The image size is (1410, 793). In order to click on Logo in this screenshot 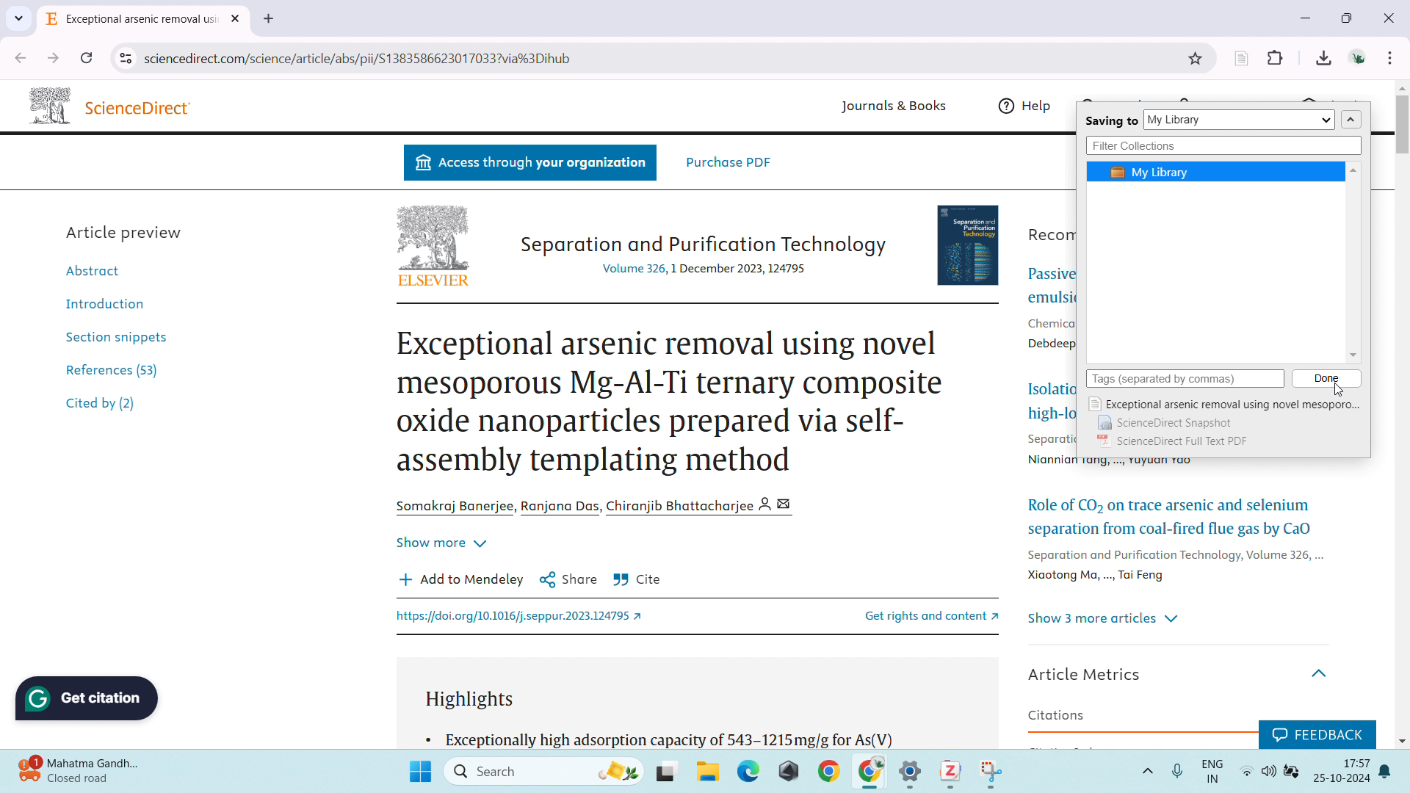, I will do `click(47, 104)`.